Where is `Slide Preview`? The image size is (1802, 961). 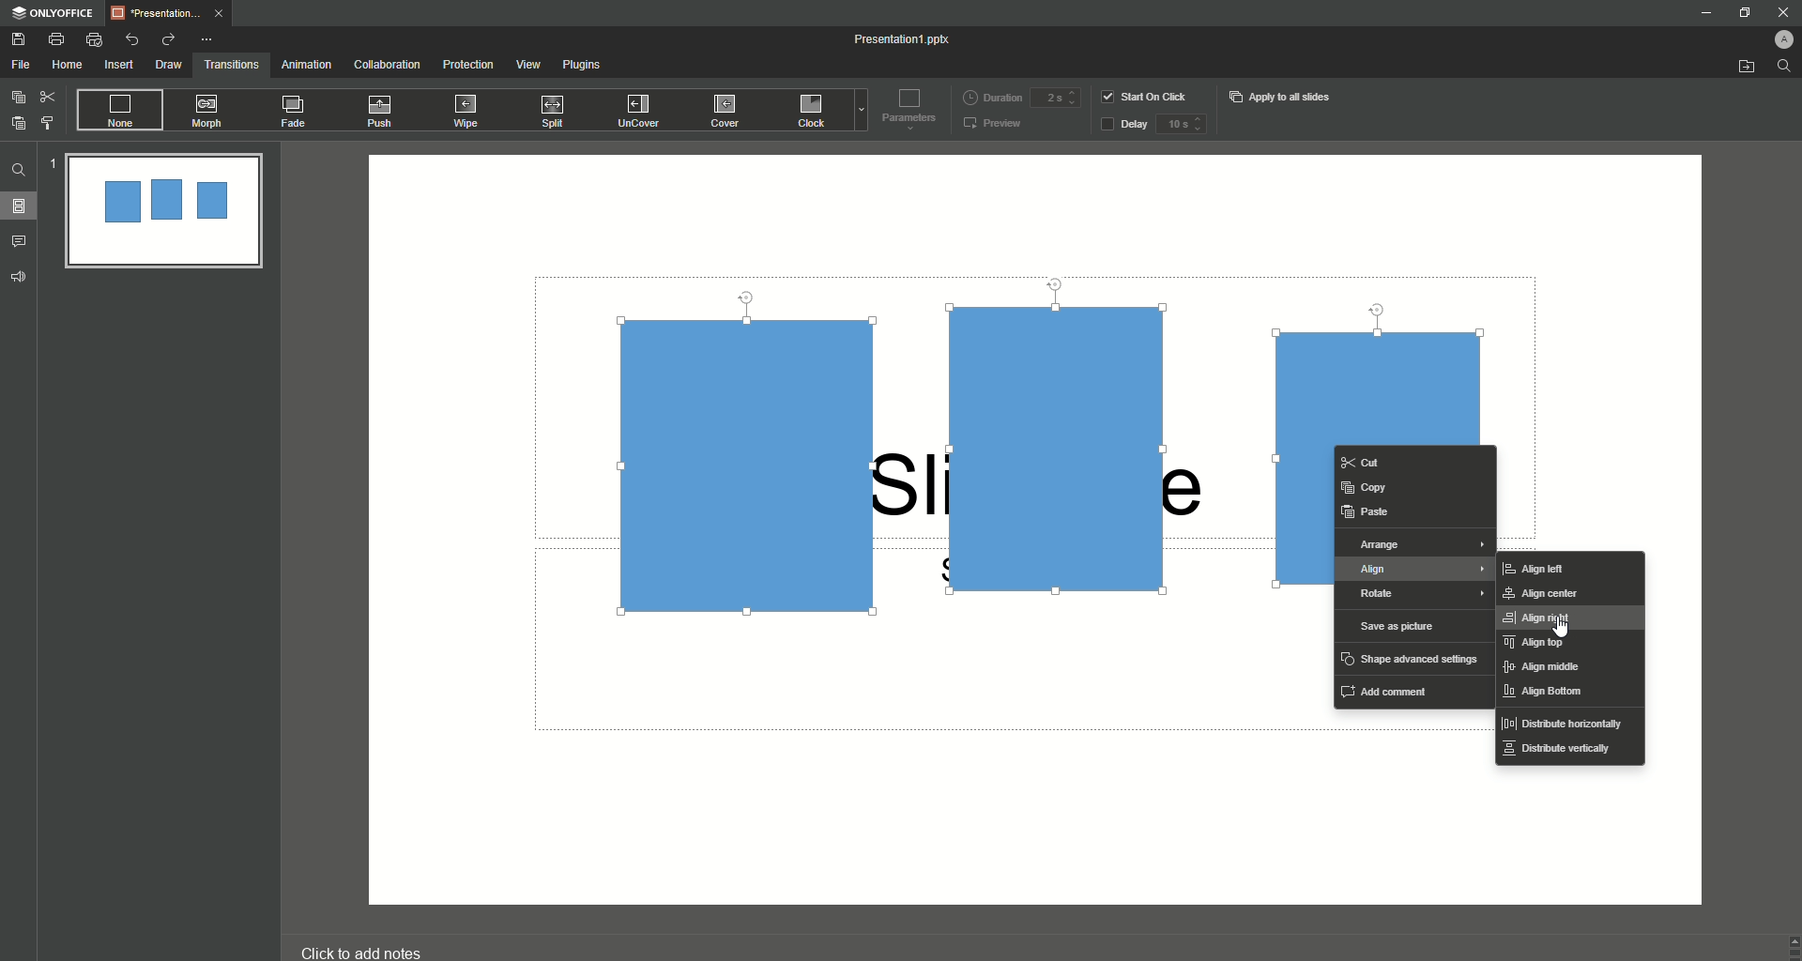 Slide Preview is located at coordinates (162, 213).